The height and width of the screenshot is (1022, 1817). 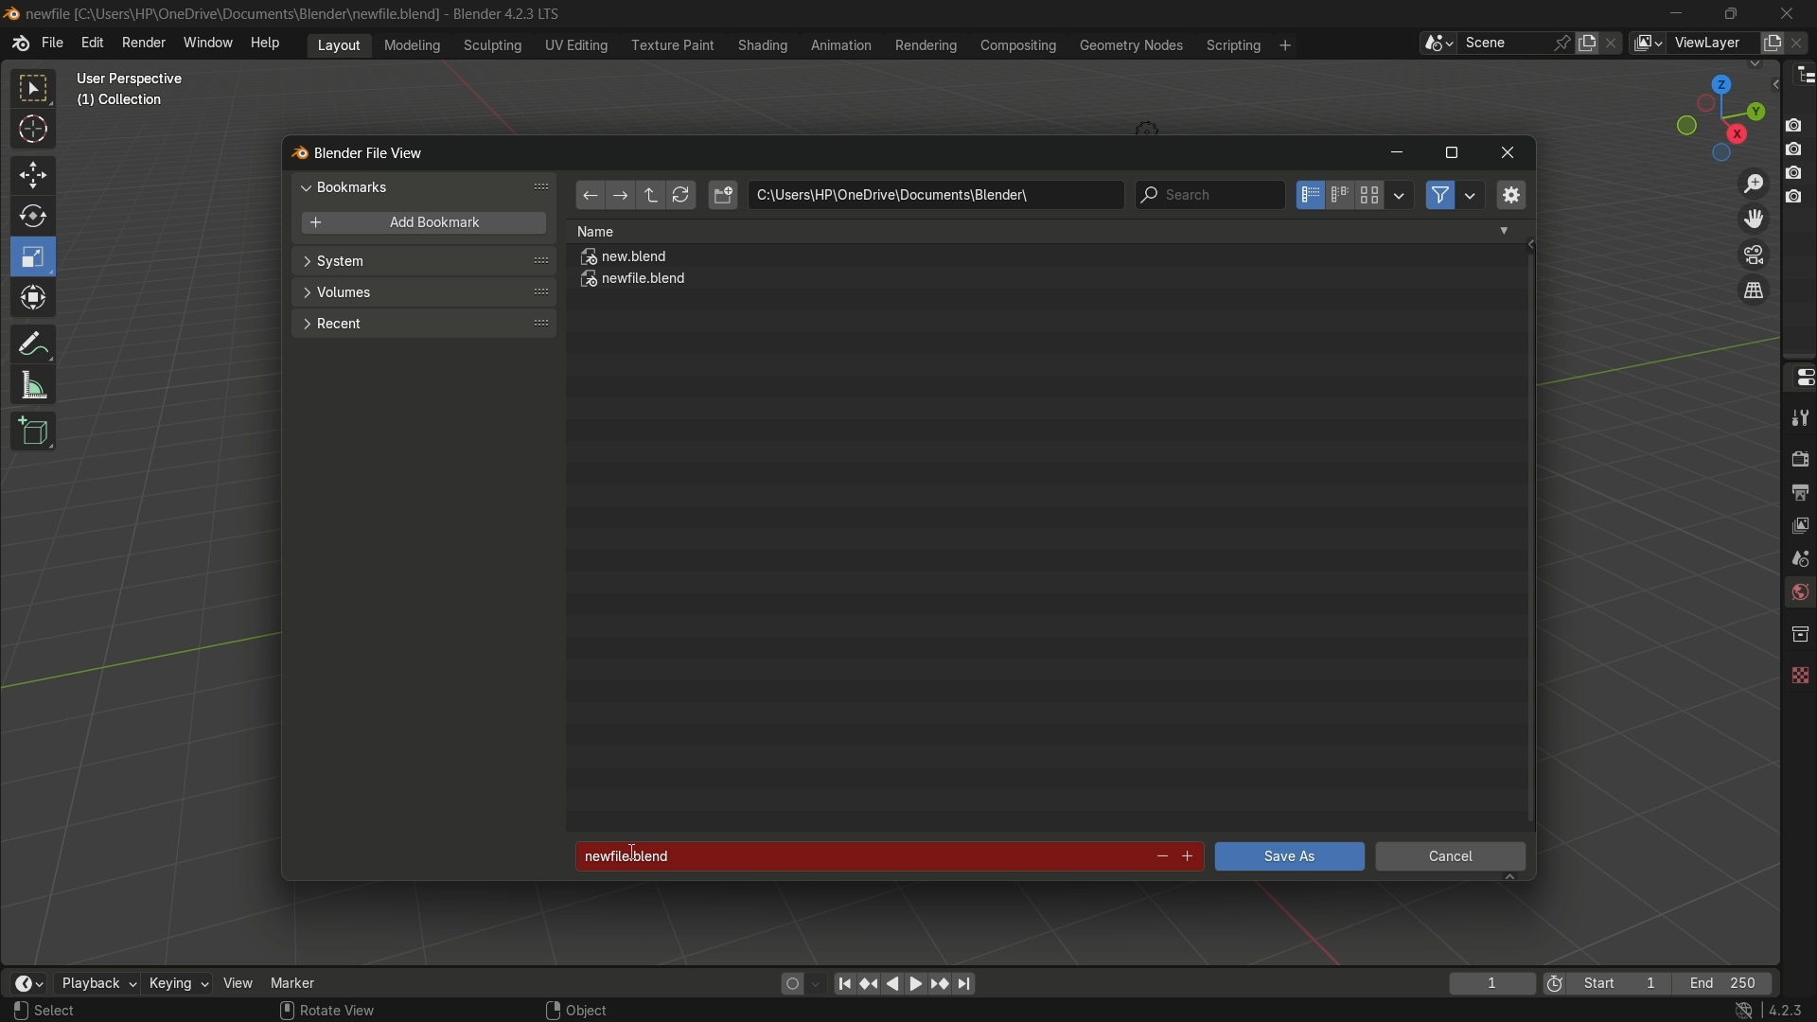 I want to click on Select, so click(x=79, y=1011).